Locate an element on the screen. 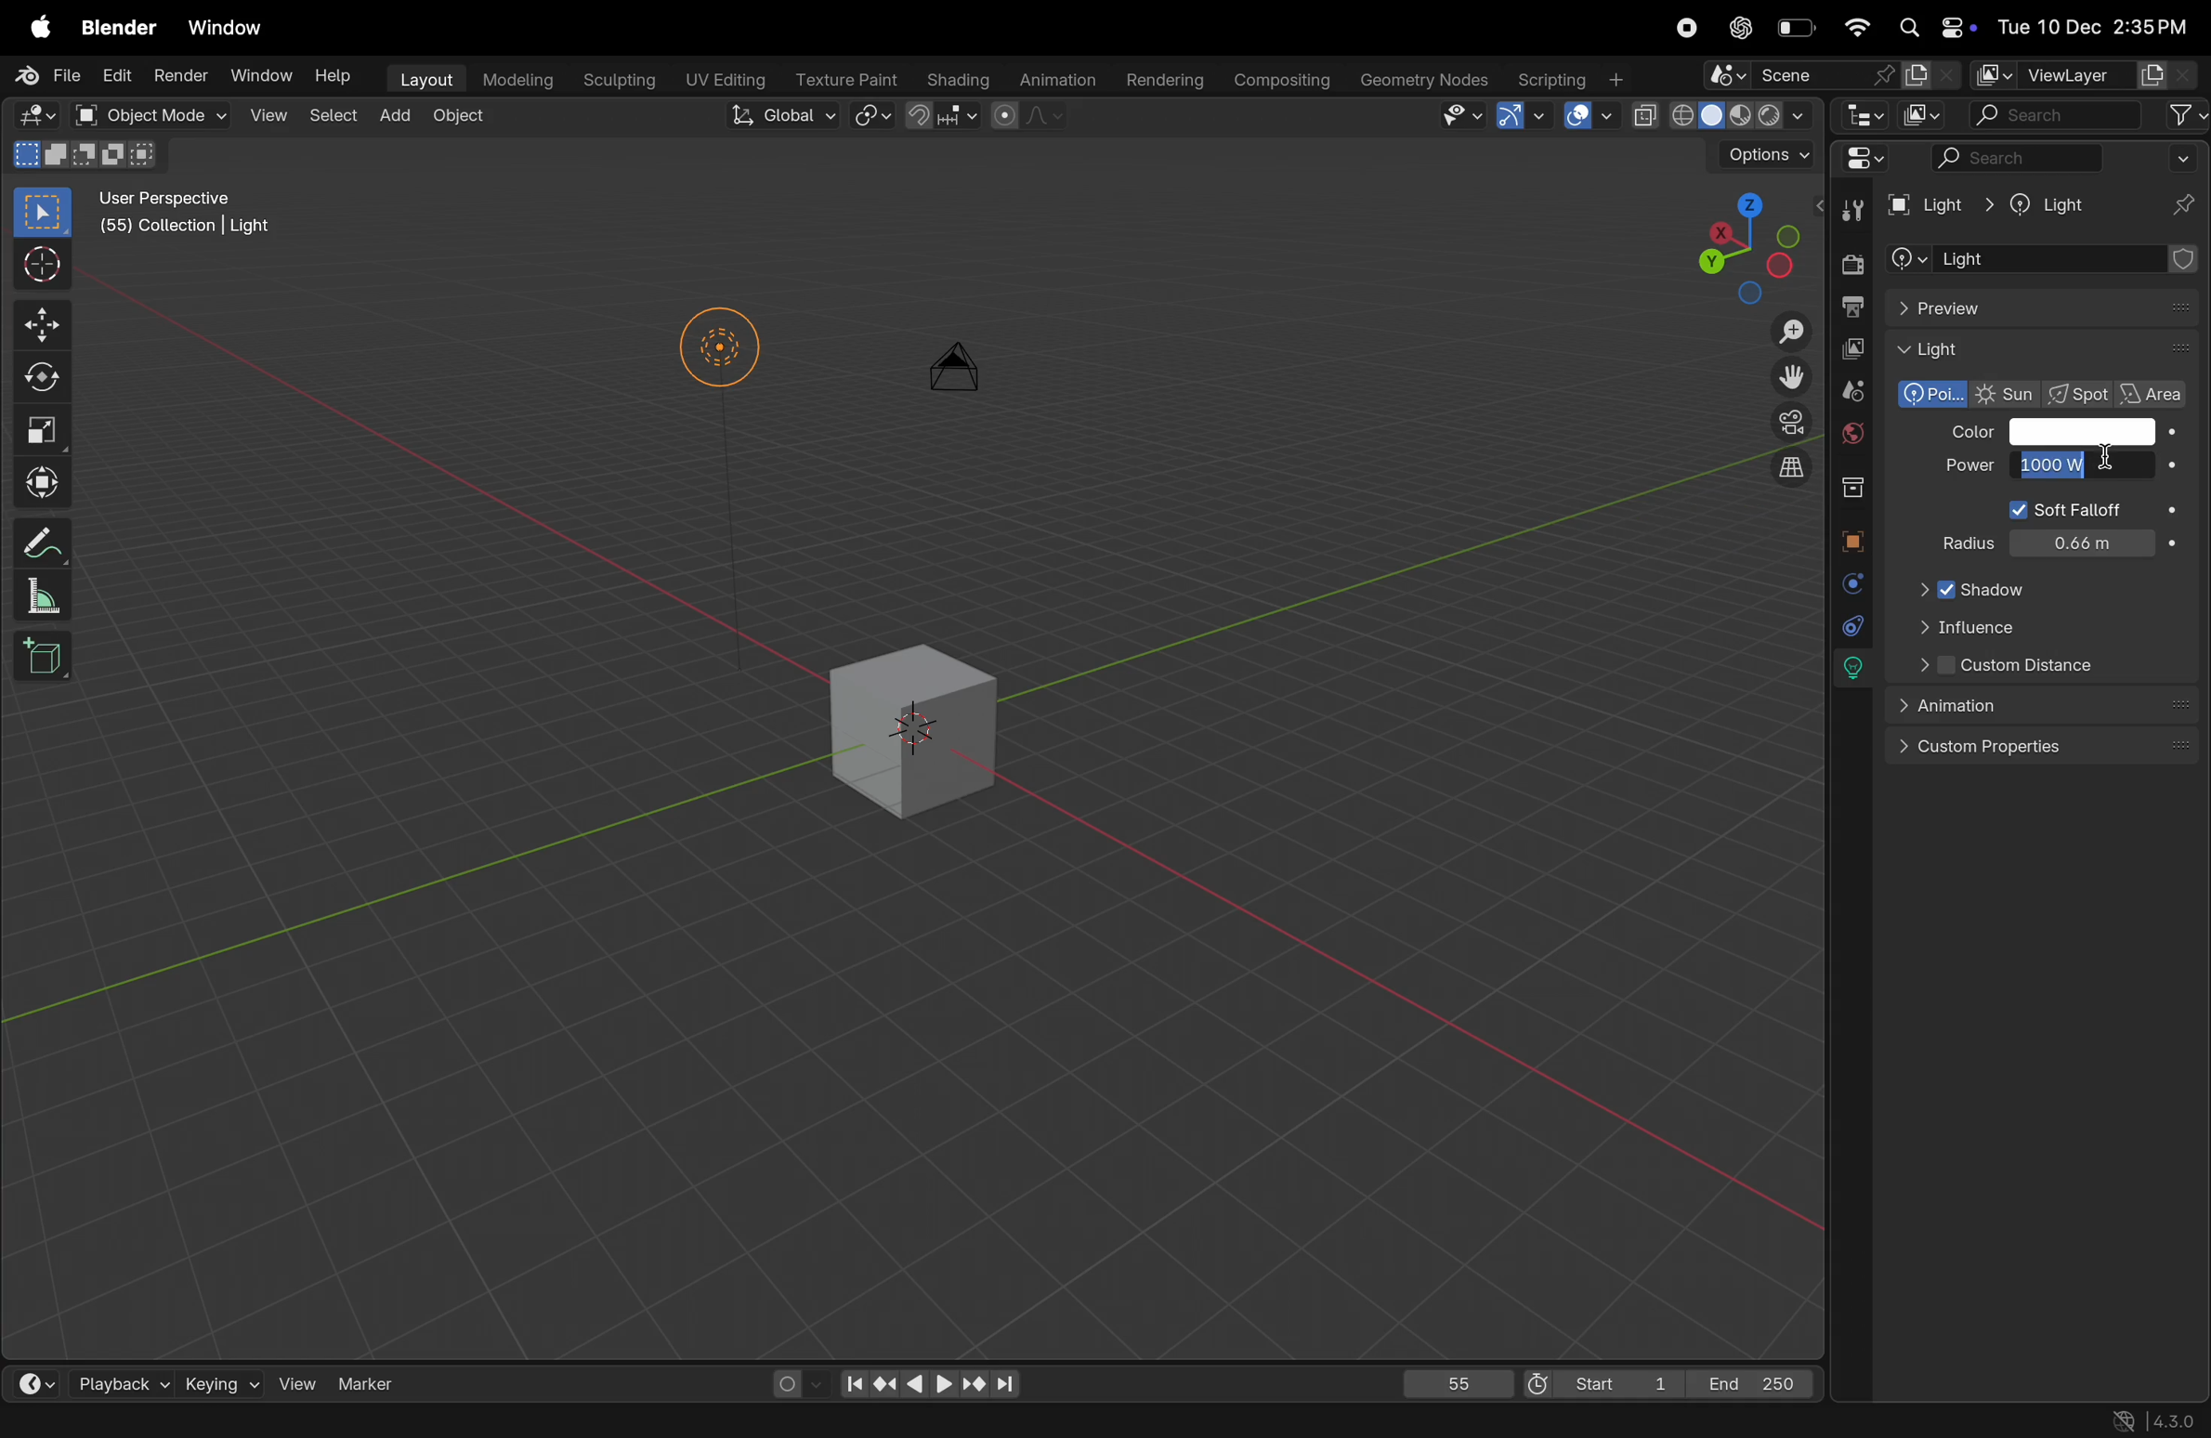  shading is located at coordinates (960, 77).